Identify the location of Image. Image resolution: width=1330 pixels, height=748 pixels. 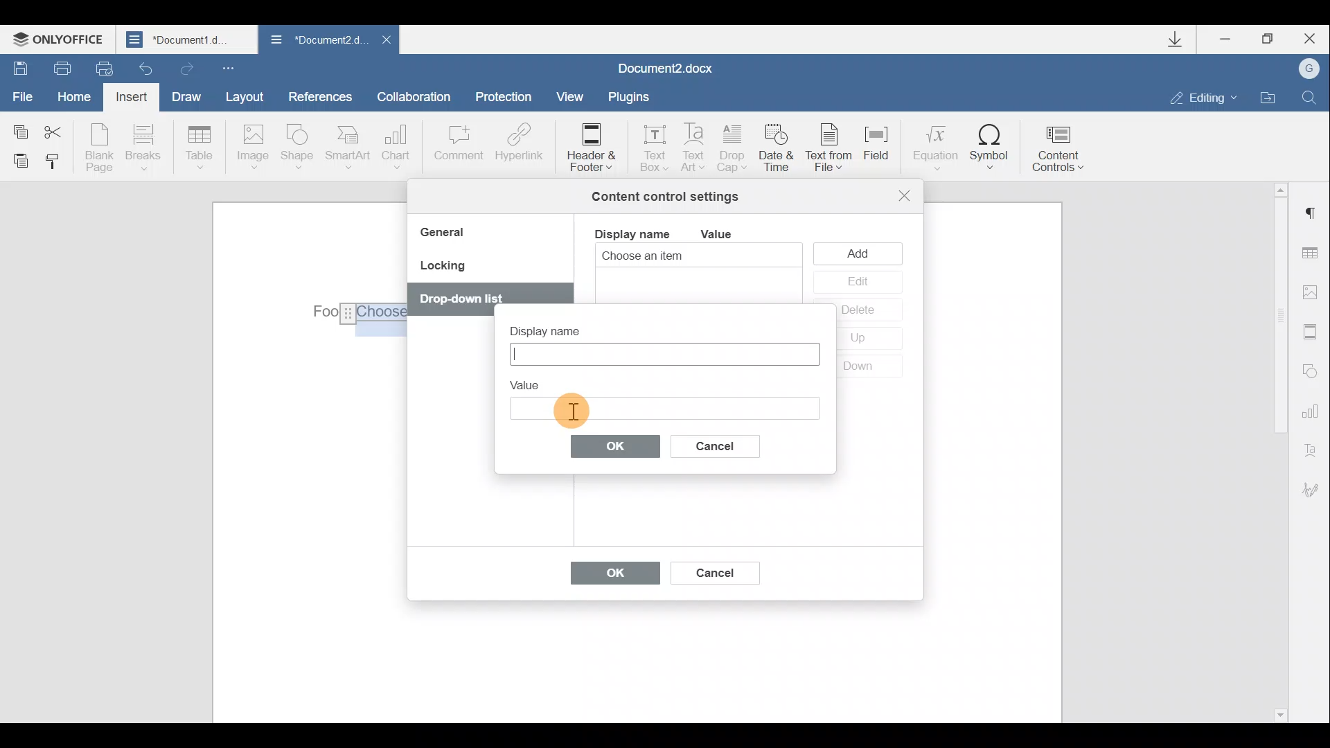
(252, 148).